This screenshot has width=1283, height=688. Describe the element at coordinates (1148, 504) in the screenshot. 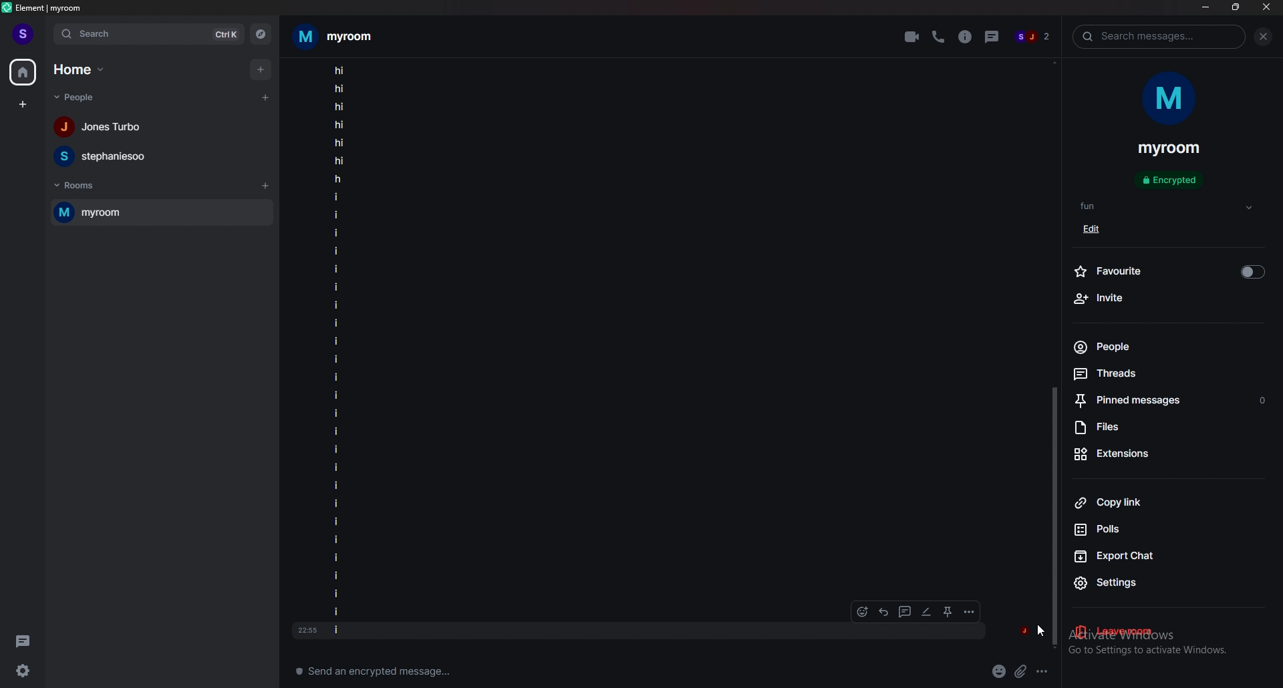

I see `copy link` at that location.